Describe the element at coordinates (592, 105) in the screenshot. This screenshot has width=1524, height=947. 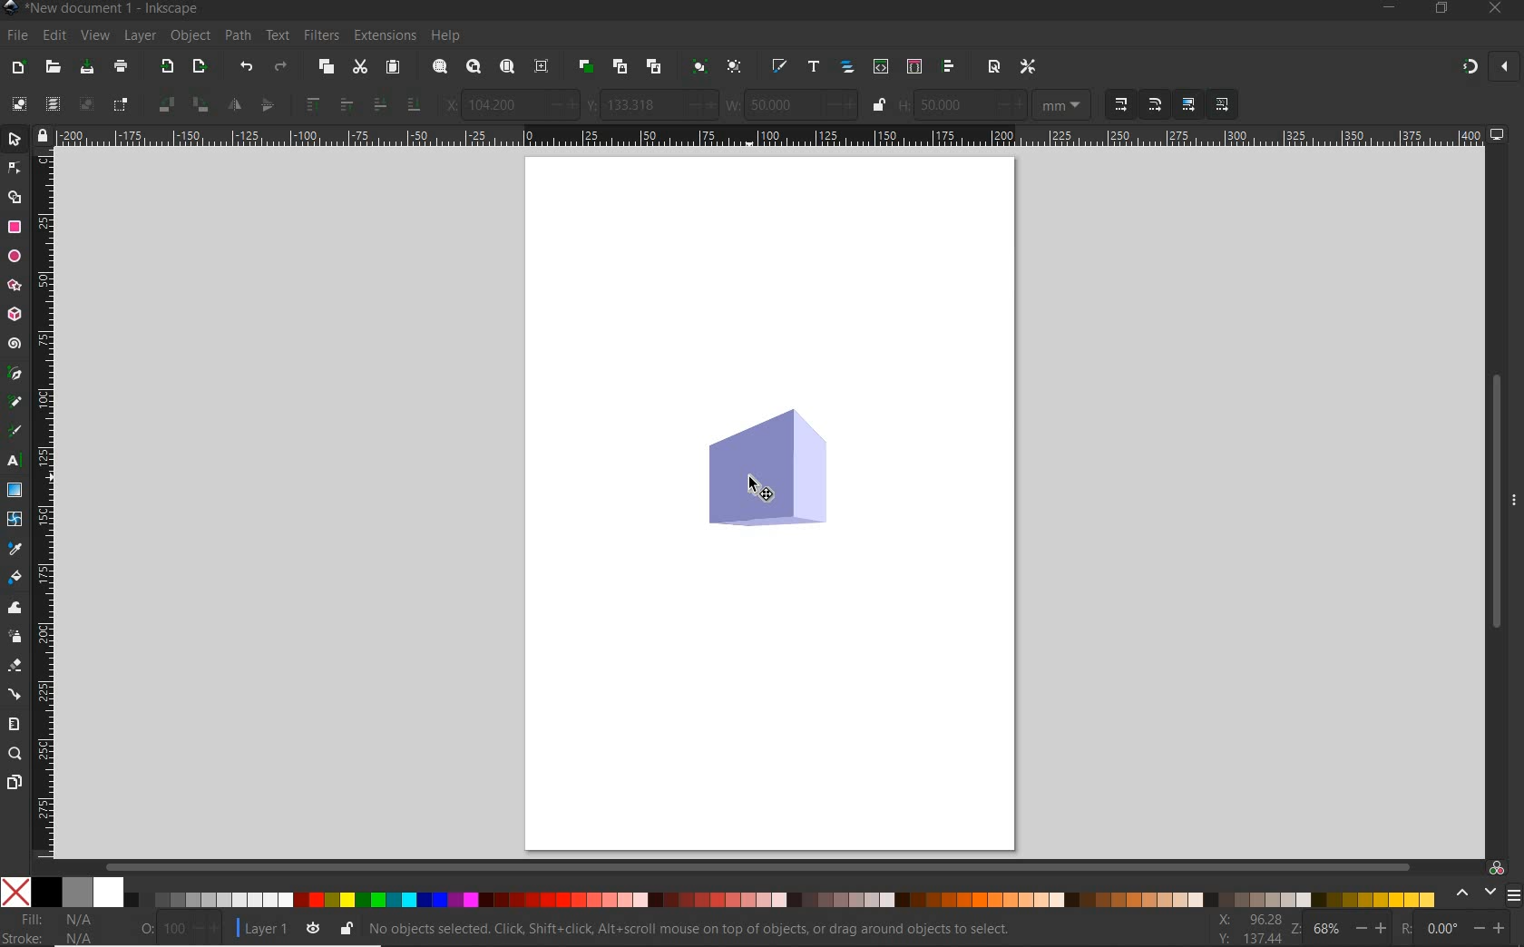
I see `y` at that location.